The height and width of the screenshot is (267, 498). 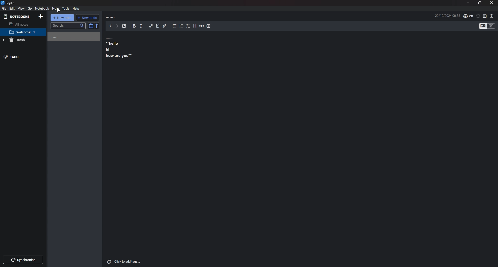 What do you see at coordinates (202, 26) in the screenshot?
I see `Horizontal rule` at bounding box center [202, 26].